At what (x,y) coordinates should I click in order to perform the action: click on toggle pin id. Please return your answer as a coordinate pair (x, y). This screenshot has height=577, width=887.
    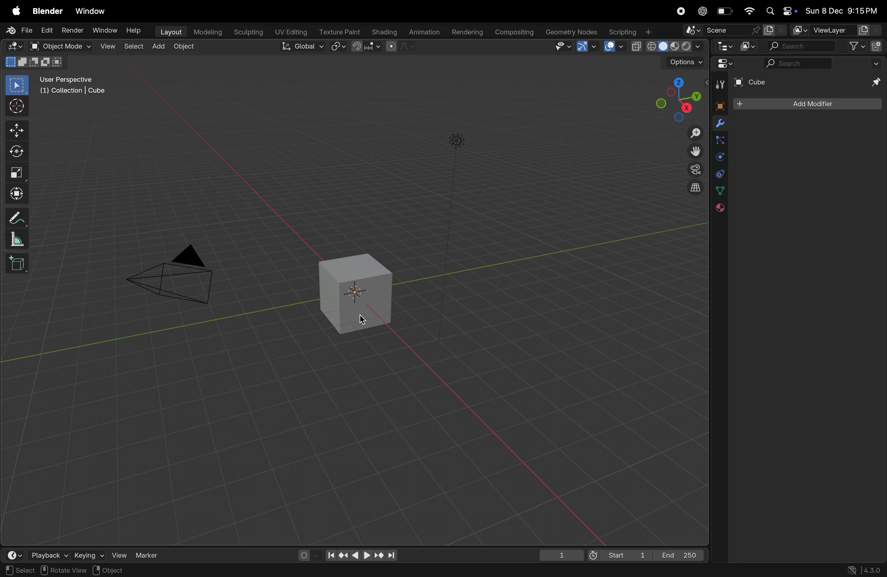
    Looking at the image, I should click on (874, 83).